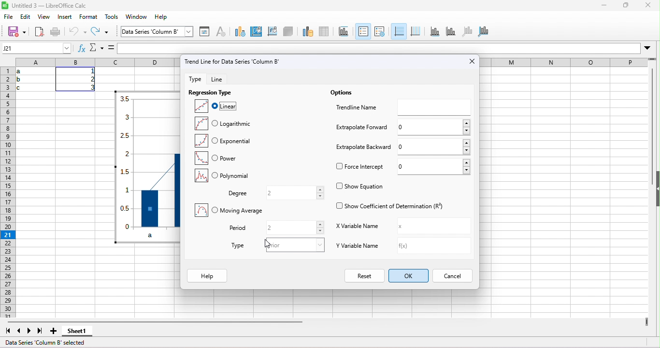 The image size is (660, 348). What do you see at coordinates (157, 208) in the screenshot?
I see `data point1` at bounding box center [157, 208].